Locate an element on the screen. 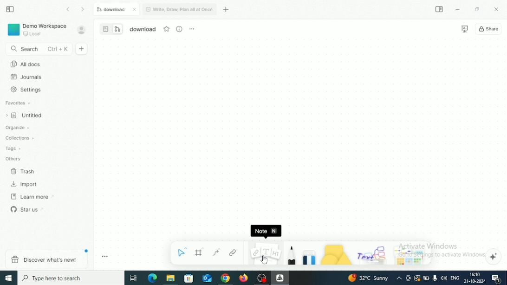  Shape is located at coordinates (337, 254).